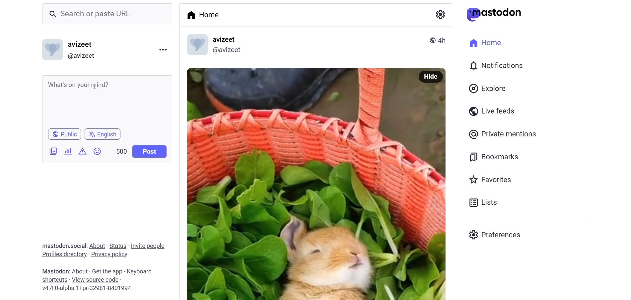 This screenshot has width=631, height=300. Describe the element at coordinates (492, 111) in the screenshot. I see `Live Feeds` at that location.